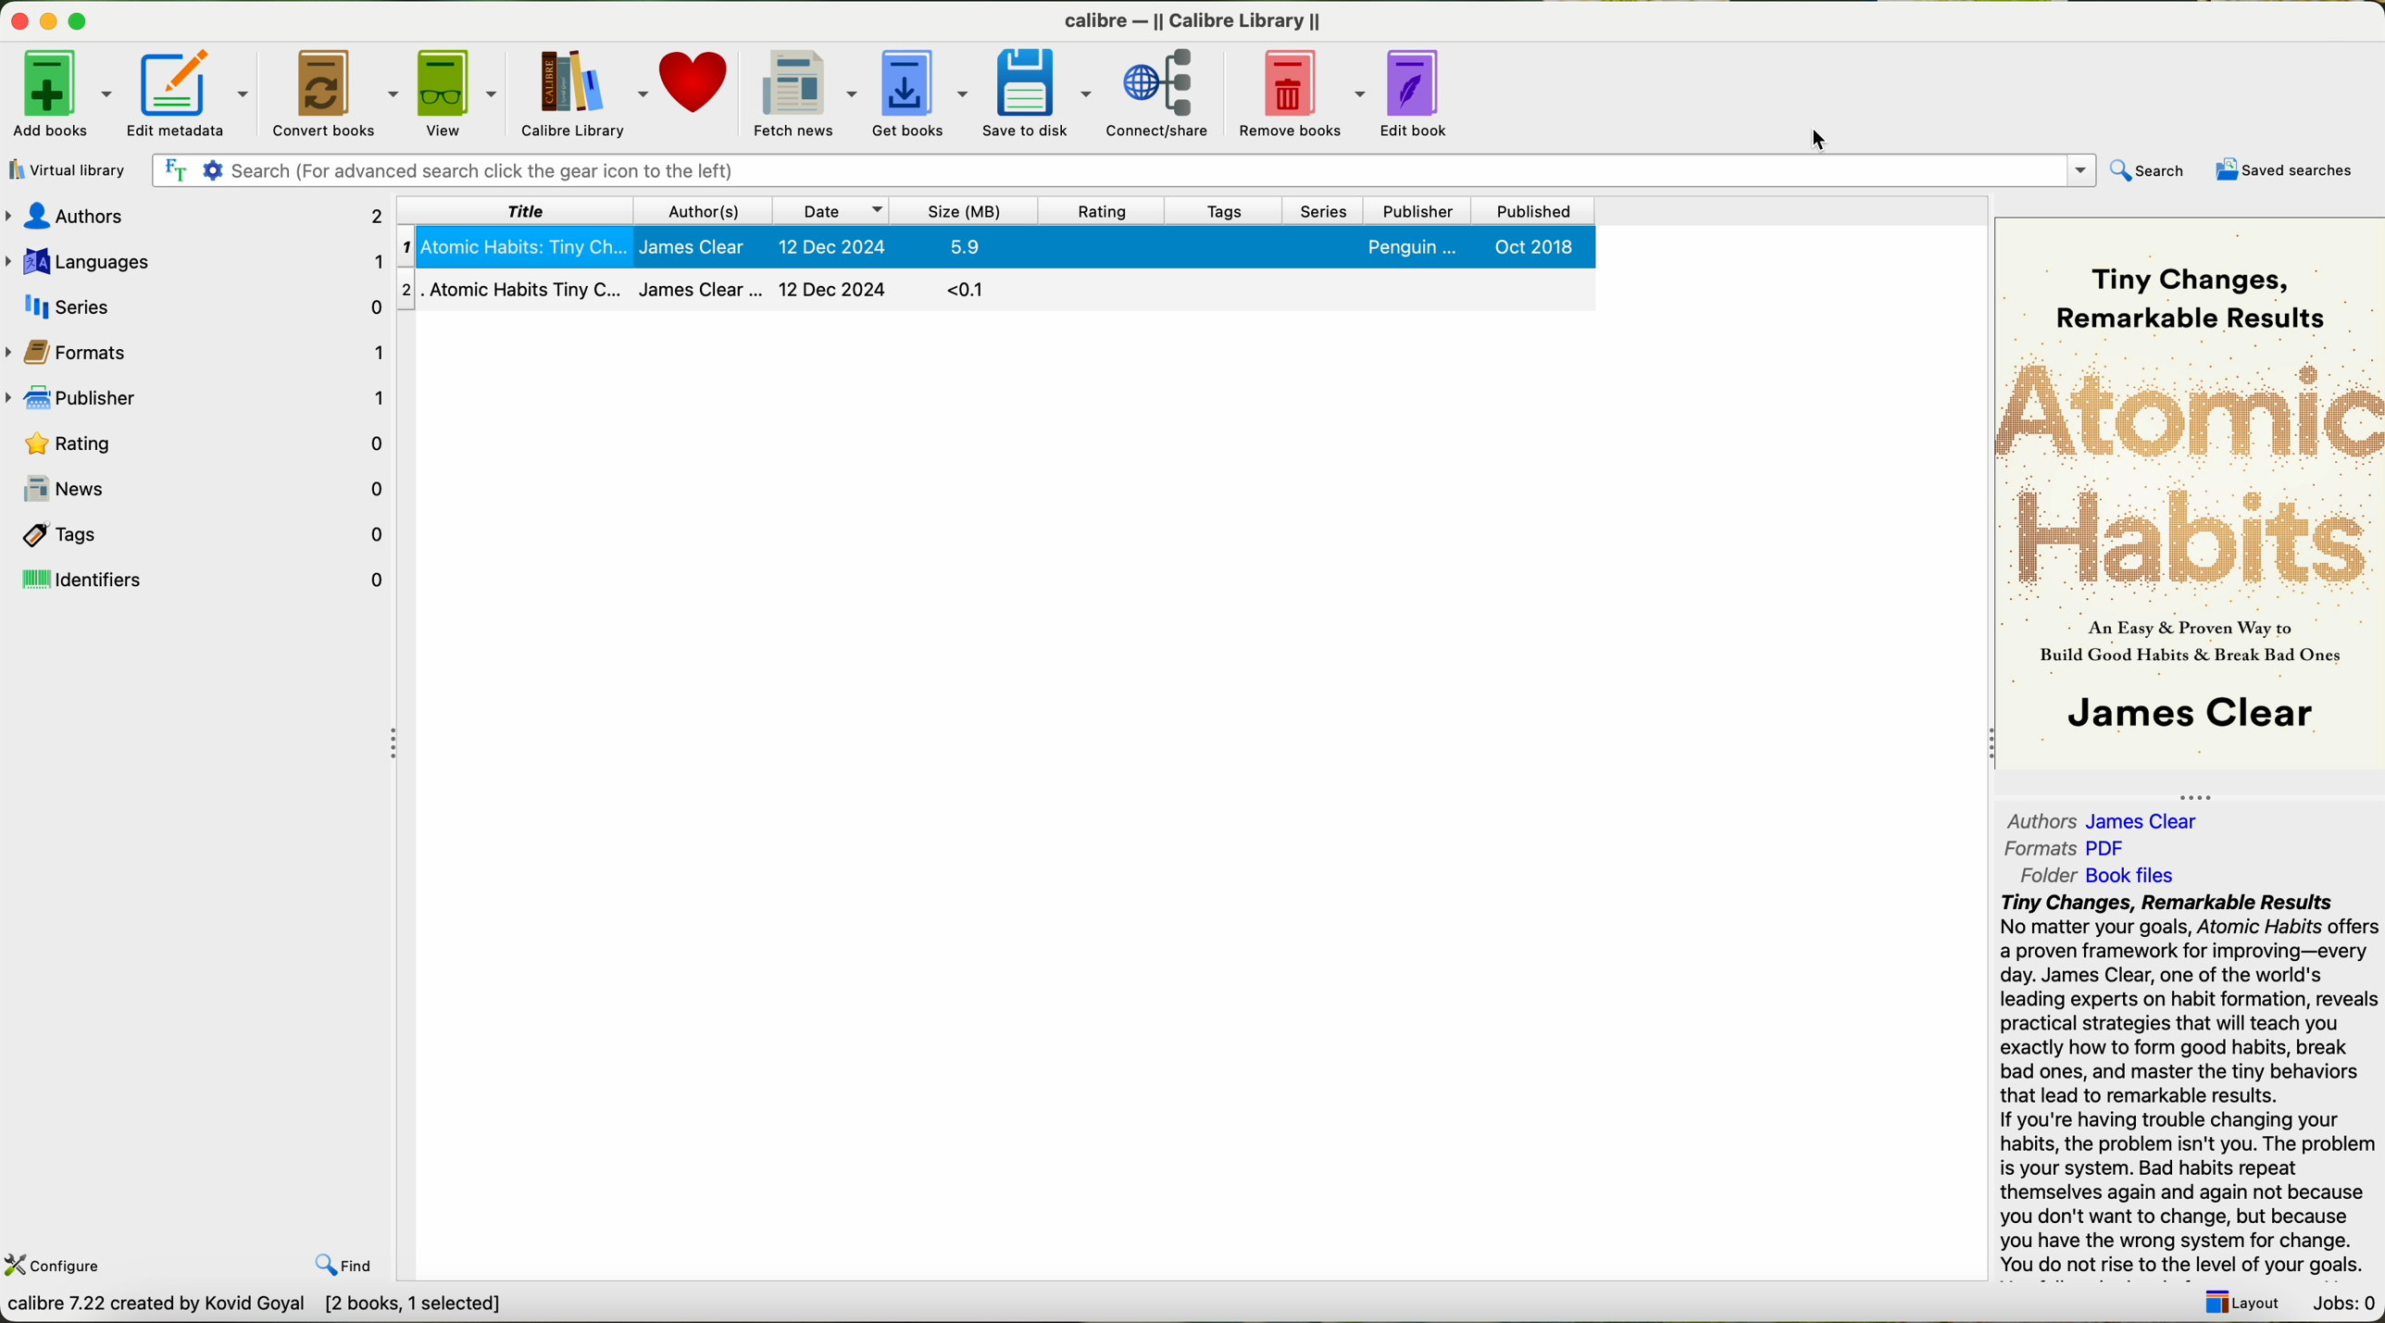 The height and width of the screenshot is (1323, 2385). What do you see at coordinates (67, 169) in the screenshot?
I see `virtual library` at bounding box center [67, 169].